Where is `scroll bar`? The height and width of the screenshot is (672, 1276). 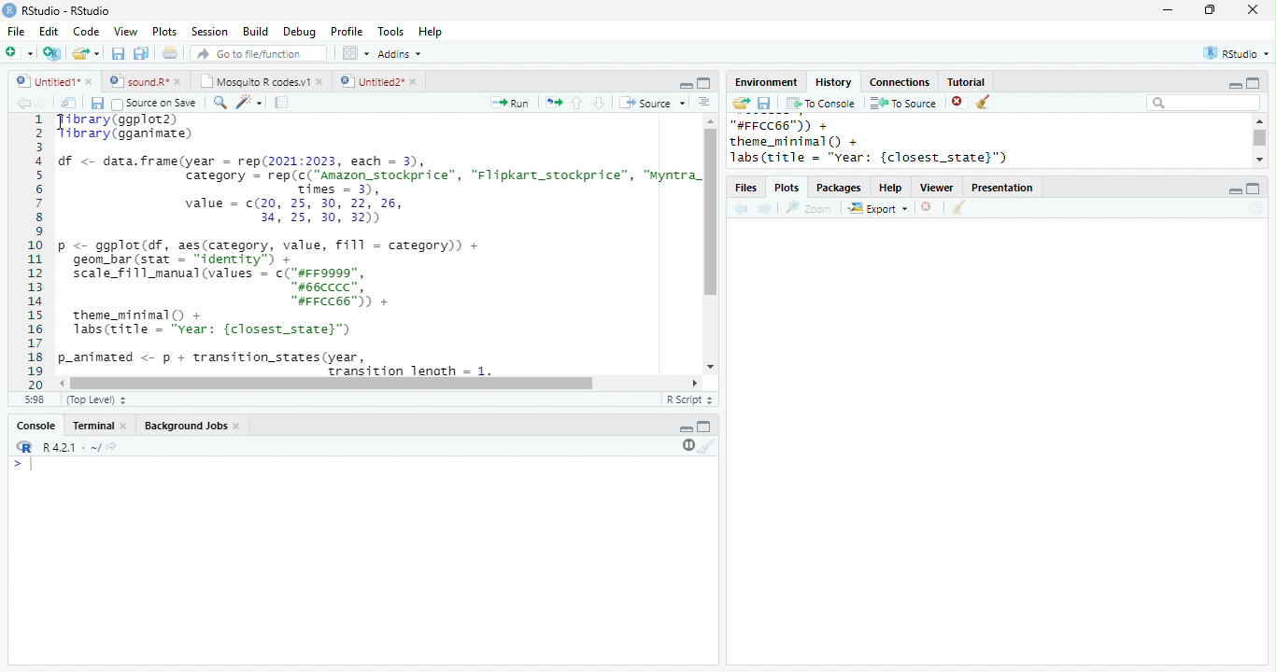 scroll bar is located at coordinates (333, 384).